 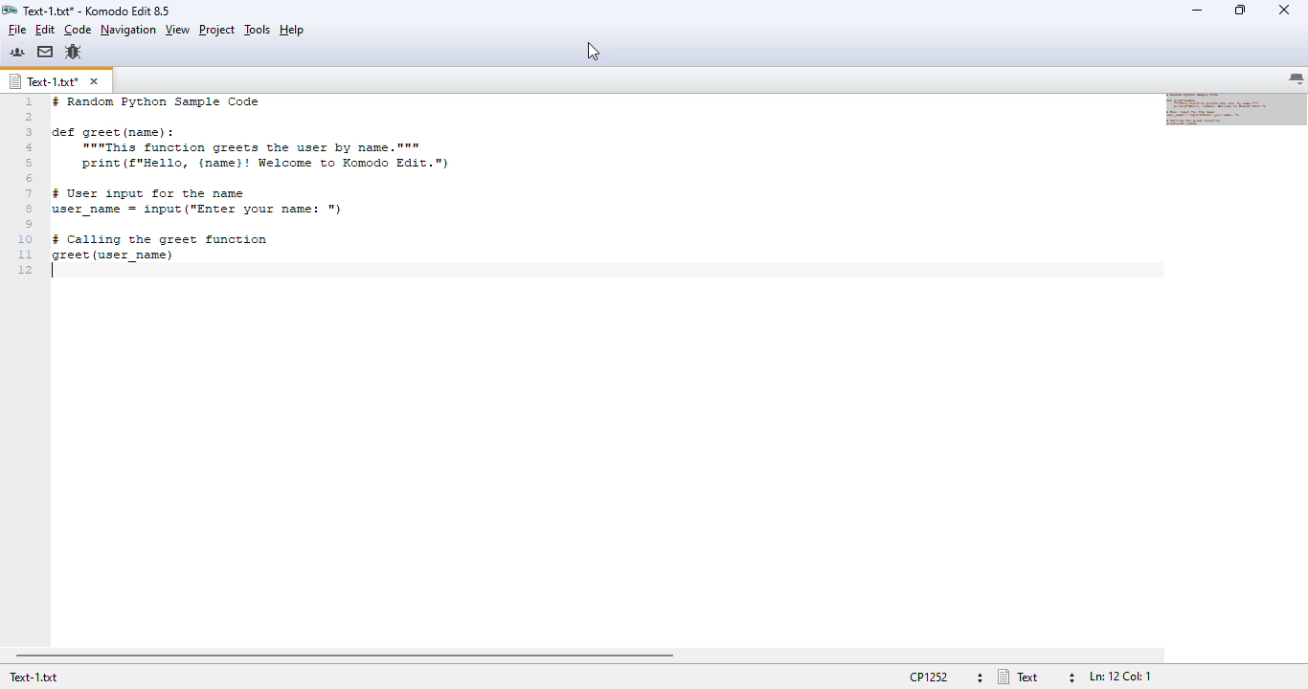 What do you see at coordinates (1297, 78) in the screenshot?
I see `list all tabs` at bounding box center [1297, 78].